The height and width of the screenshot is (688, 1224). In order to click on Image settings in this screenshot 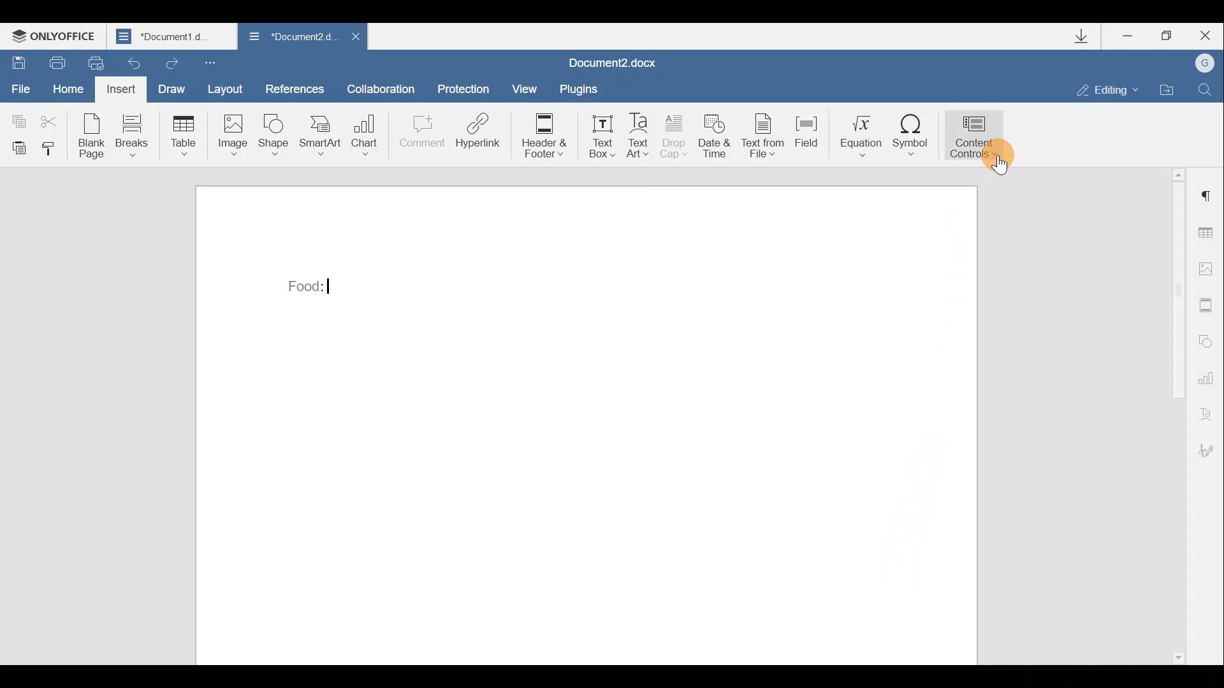, I will do `click(1209, 269)`.